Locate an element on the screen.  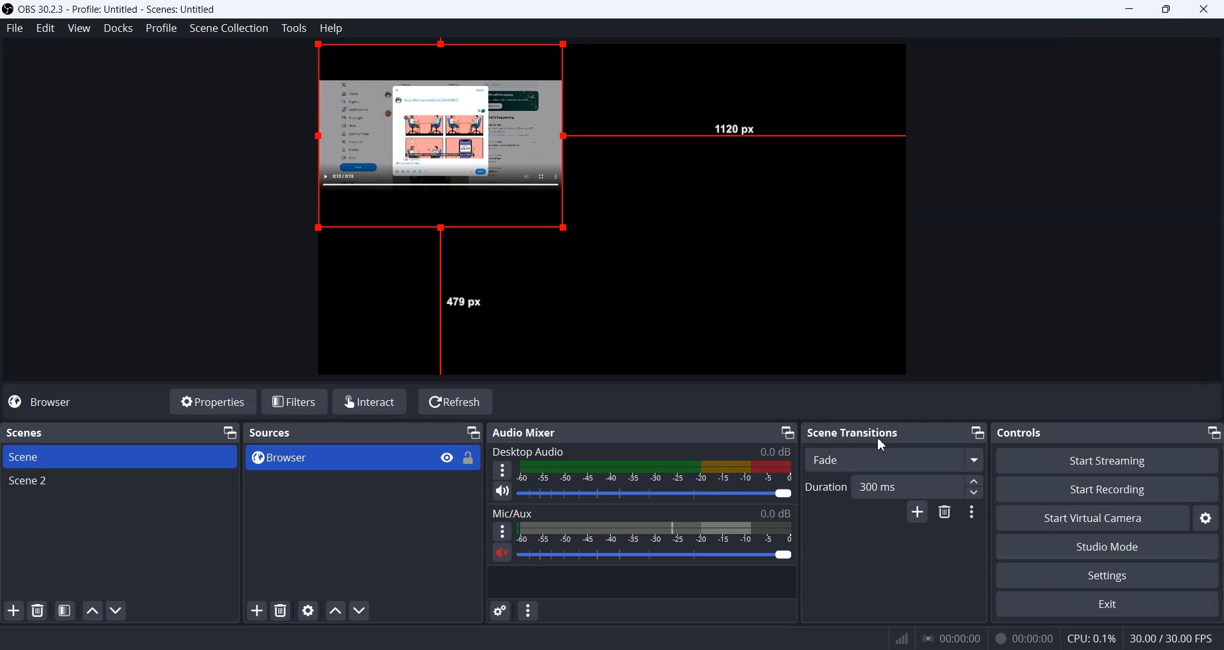
Move scene down is located at coordinates (117, 610).